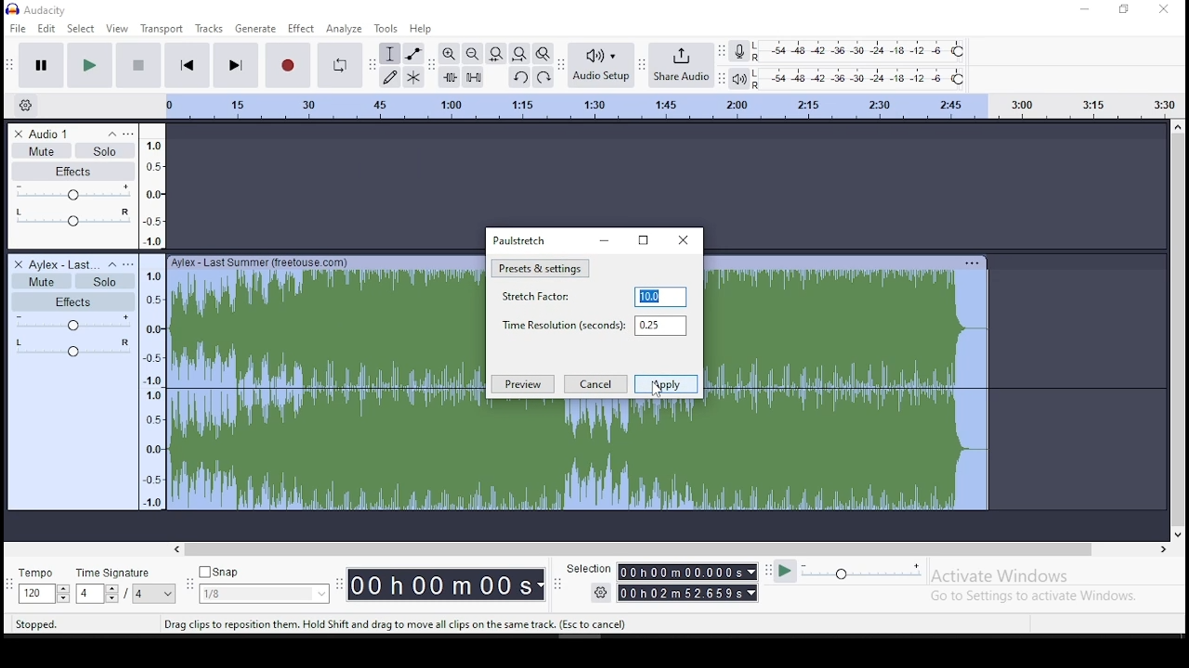 This screenshot has width=1189, height=668. What do you see at coordinates (41, 150) in the screenshot?
I see `mute/unmute` at bounding box center [41, 150].